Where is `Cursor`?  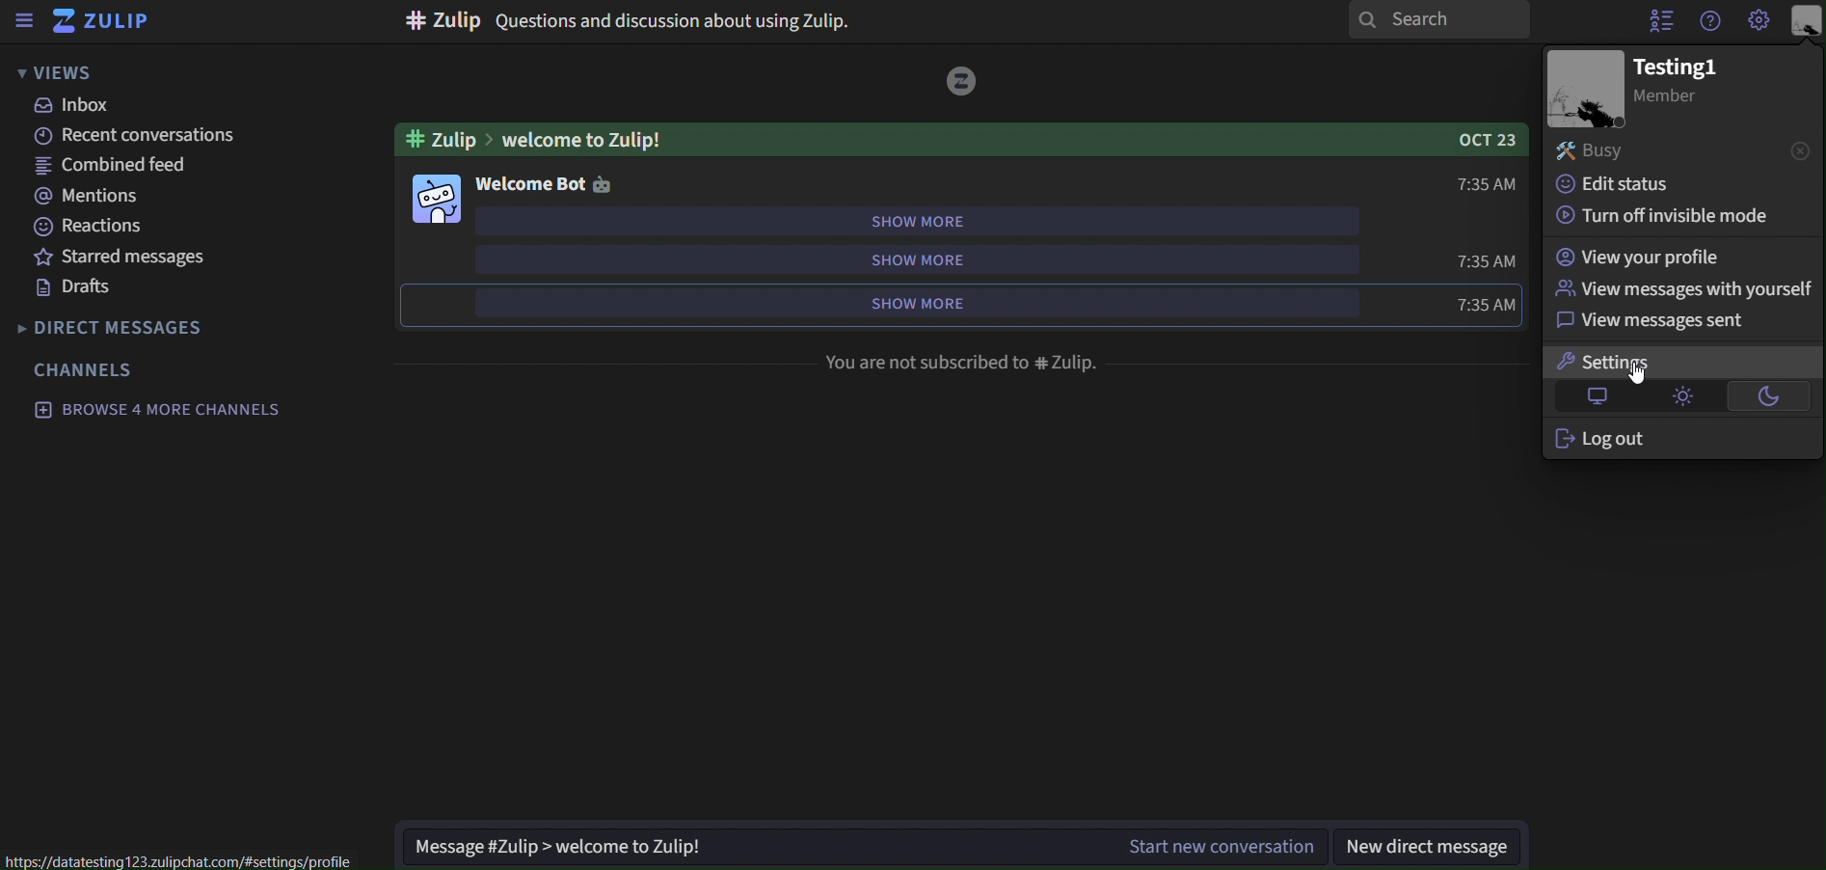
Cursor is located at coordinates (1645, 375).